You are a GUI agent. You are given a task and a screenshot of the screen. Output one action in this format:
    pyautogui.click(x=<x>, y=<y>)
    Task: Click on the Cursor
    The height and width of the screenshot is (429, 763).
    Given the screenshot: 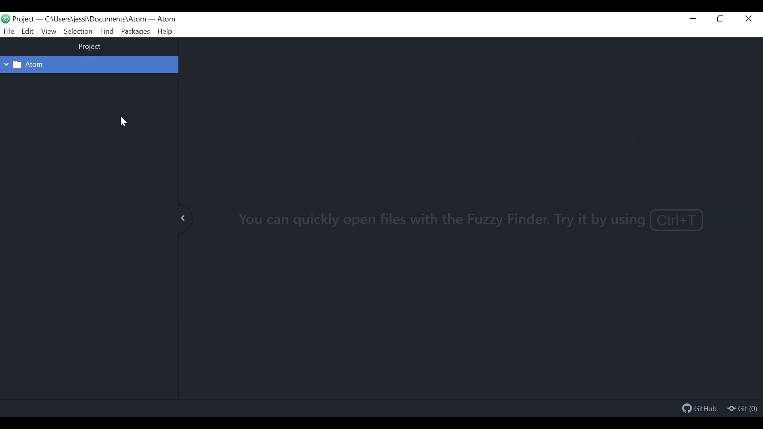 What is the action you would take?
    pyautogui.click(x=123, y=122)
    